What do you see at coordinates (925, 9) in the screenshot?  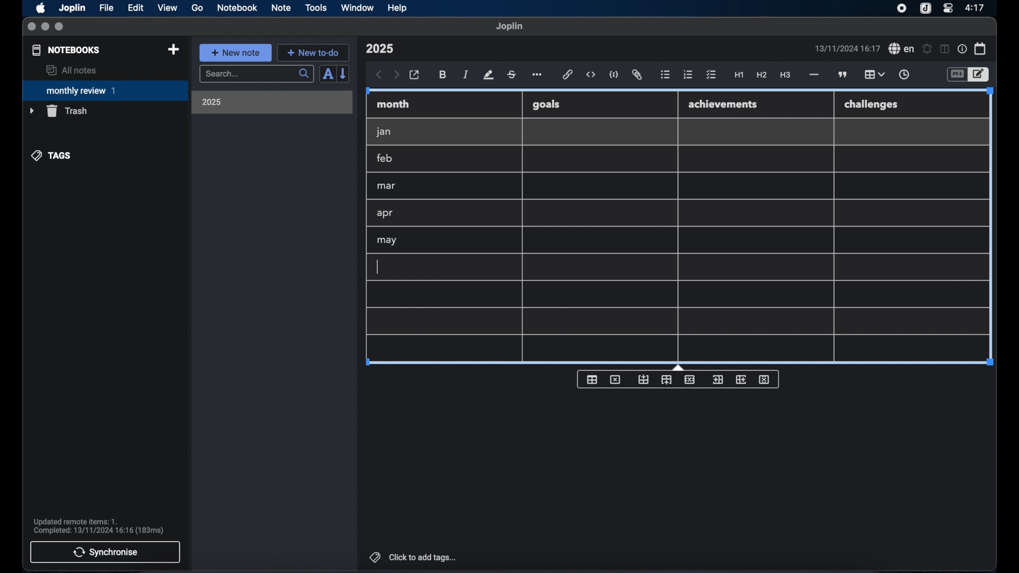 I see `joplin icon` at bounding box center [925, 9].